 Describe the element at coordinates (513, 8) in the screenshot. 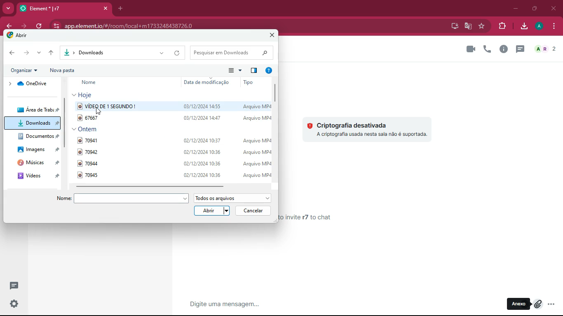

I see `minimize` at that location.